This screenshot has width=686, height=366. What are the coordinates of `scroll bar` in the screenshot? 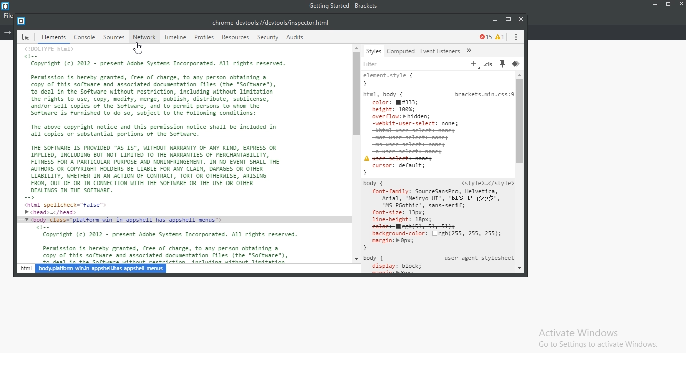 It's located at (357, 152).